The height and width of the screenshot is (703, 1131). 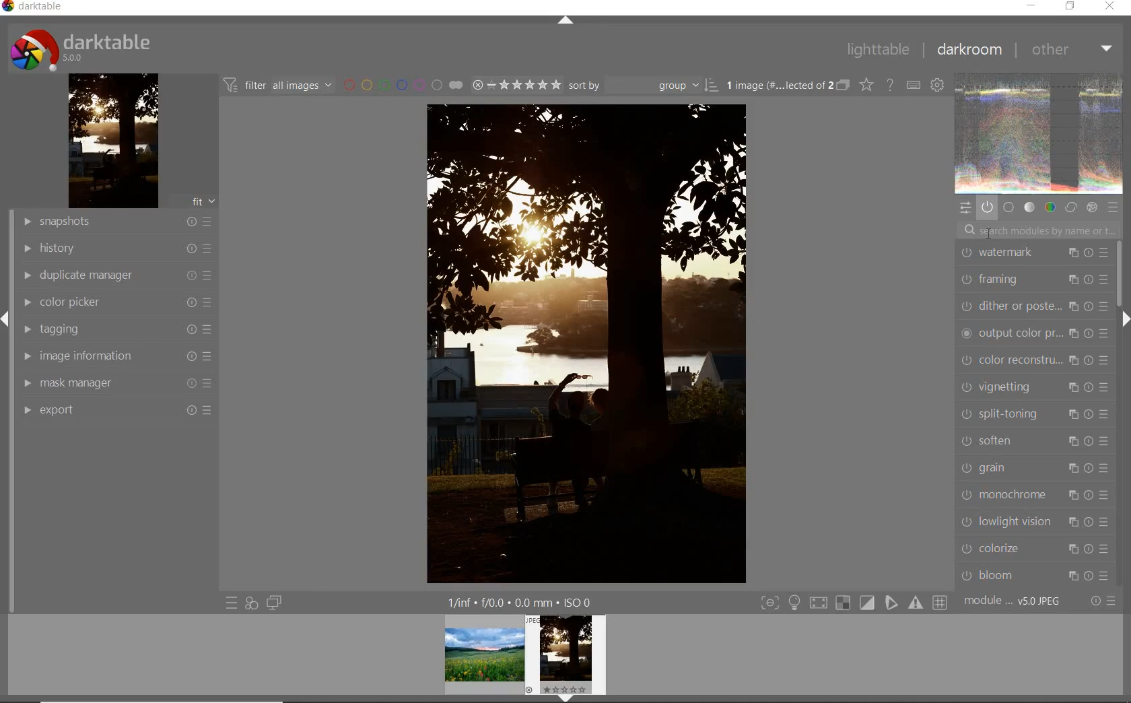 What do you see at coordinates (1035, 359) in the screenshot?
I see `color reconstruction` at bounding box center [1035, 359].